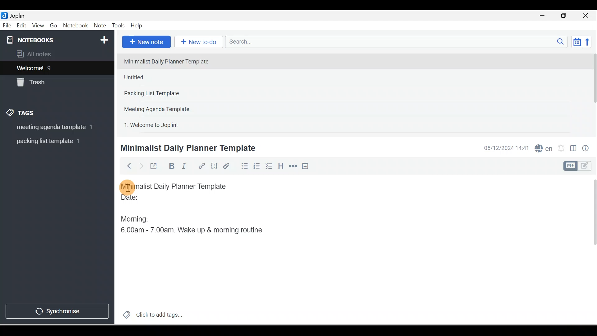  I want to click on Note, so click(99, 26).